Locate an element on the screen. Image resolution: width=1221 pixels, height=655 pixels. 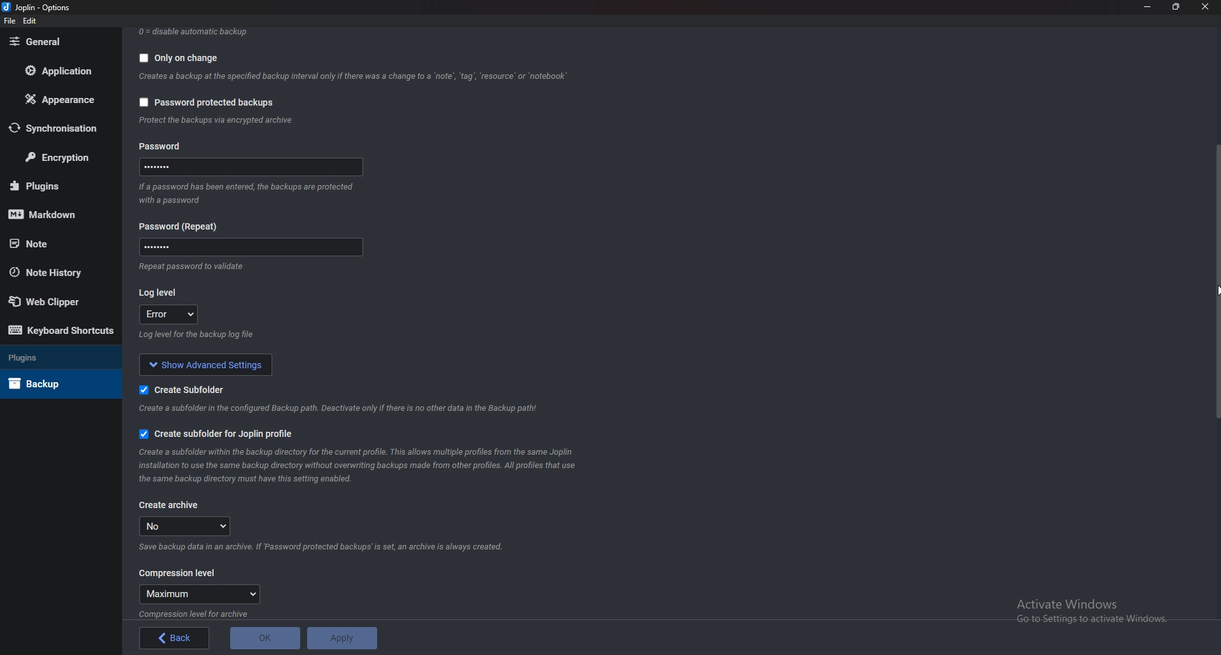
O K is located at coordinates (266, 637).